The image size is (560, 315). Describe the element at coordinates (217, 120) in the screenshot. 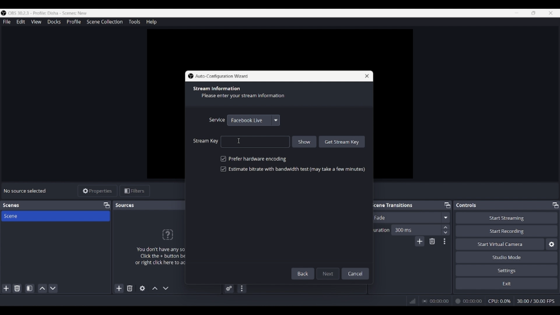

I see `Indicates service options` at that location.